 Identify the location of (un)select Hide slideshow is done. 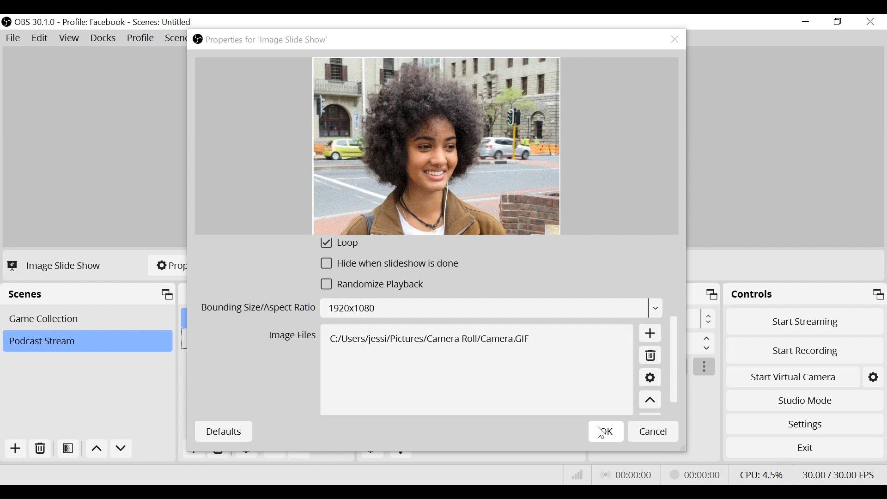
(390, 265).